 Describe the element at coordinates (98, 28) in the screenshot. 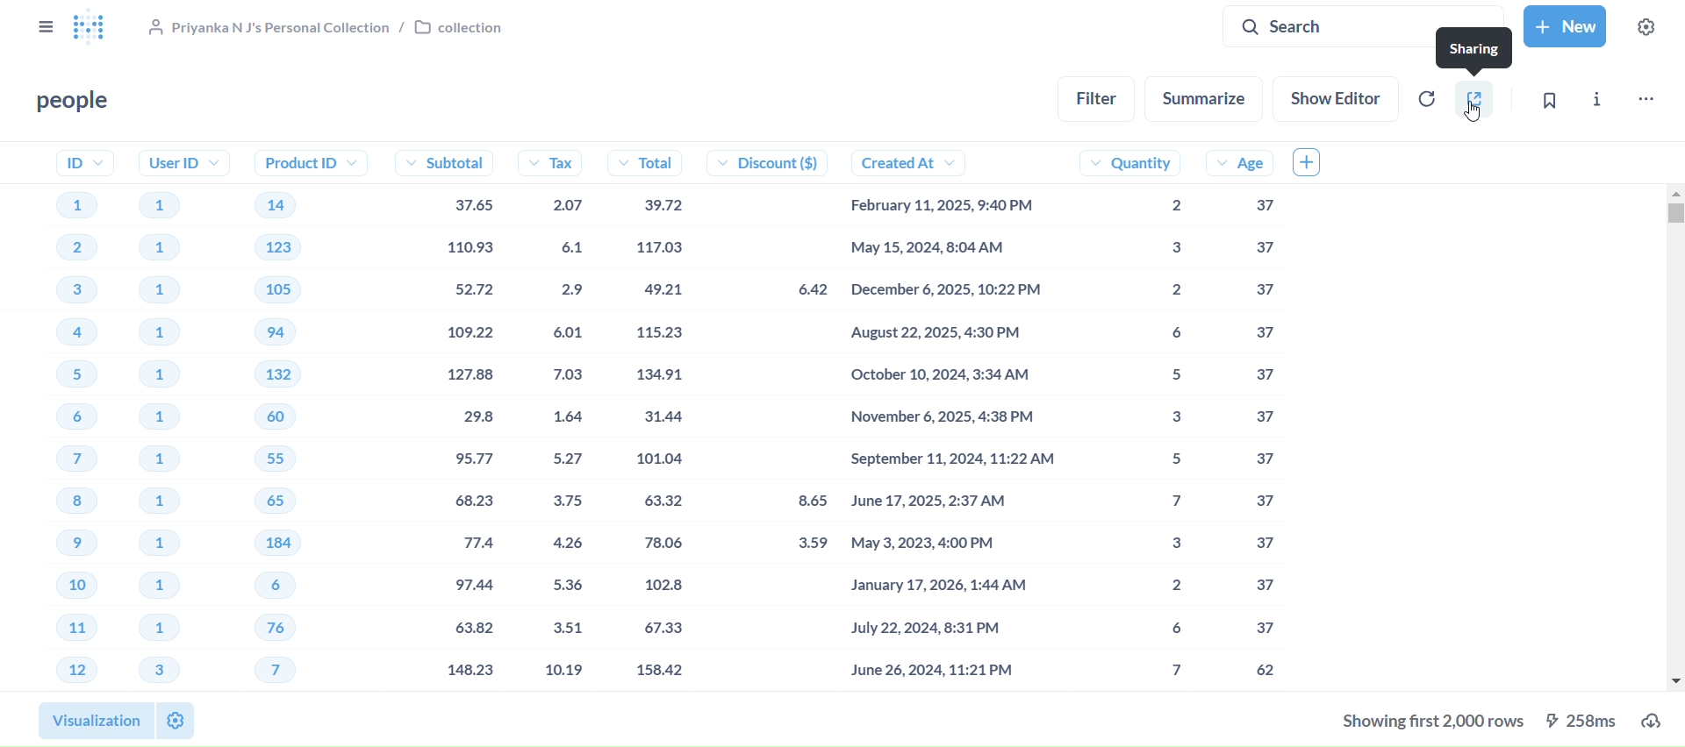

I see `logo` at that location.